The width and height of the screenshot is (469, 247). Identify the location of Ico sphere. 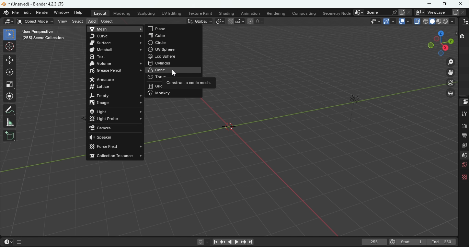
(173, 56).